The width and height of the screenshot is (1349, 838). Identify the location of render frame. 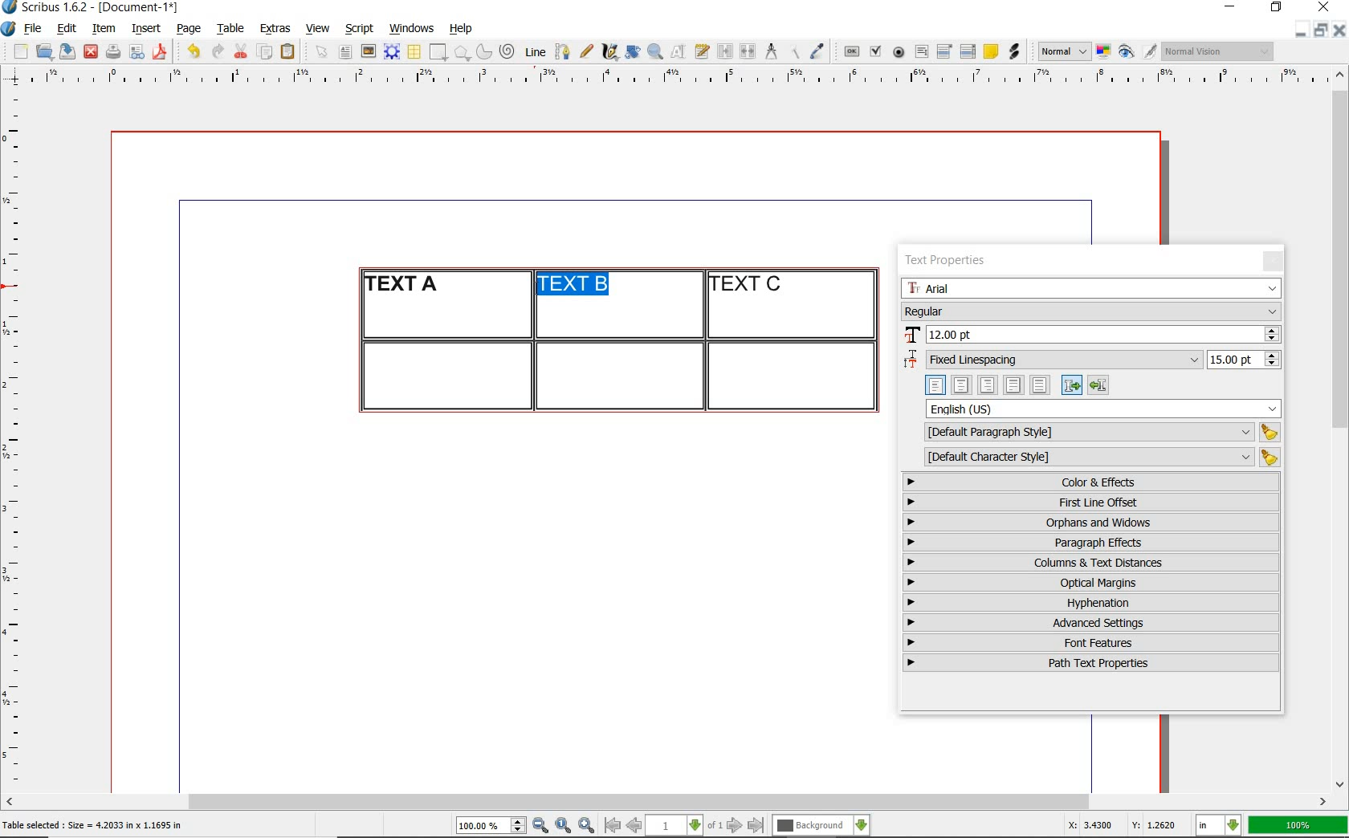
(392, 52).